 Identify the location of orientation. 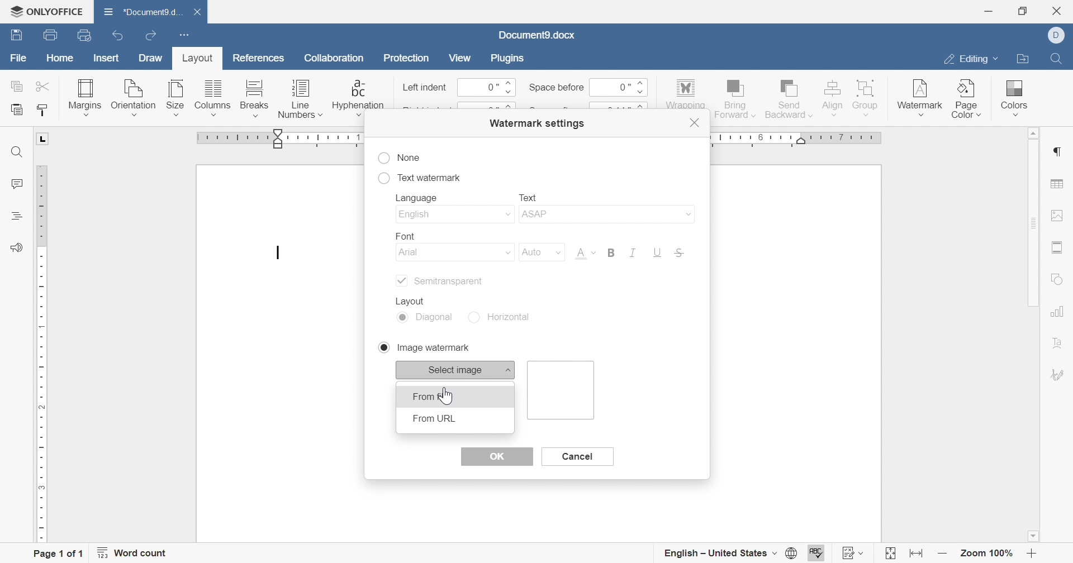
(133, 98).